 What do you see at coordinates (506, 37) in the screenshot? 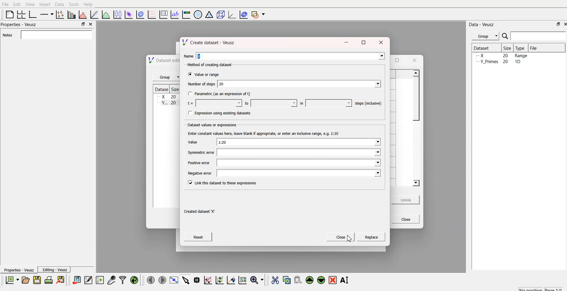
I see `search icon` at bounding box center [506, 37].